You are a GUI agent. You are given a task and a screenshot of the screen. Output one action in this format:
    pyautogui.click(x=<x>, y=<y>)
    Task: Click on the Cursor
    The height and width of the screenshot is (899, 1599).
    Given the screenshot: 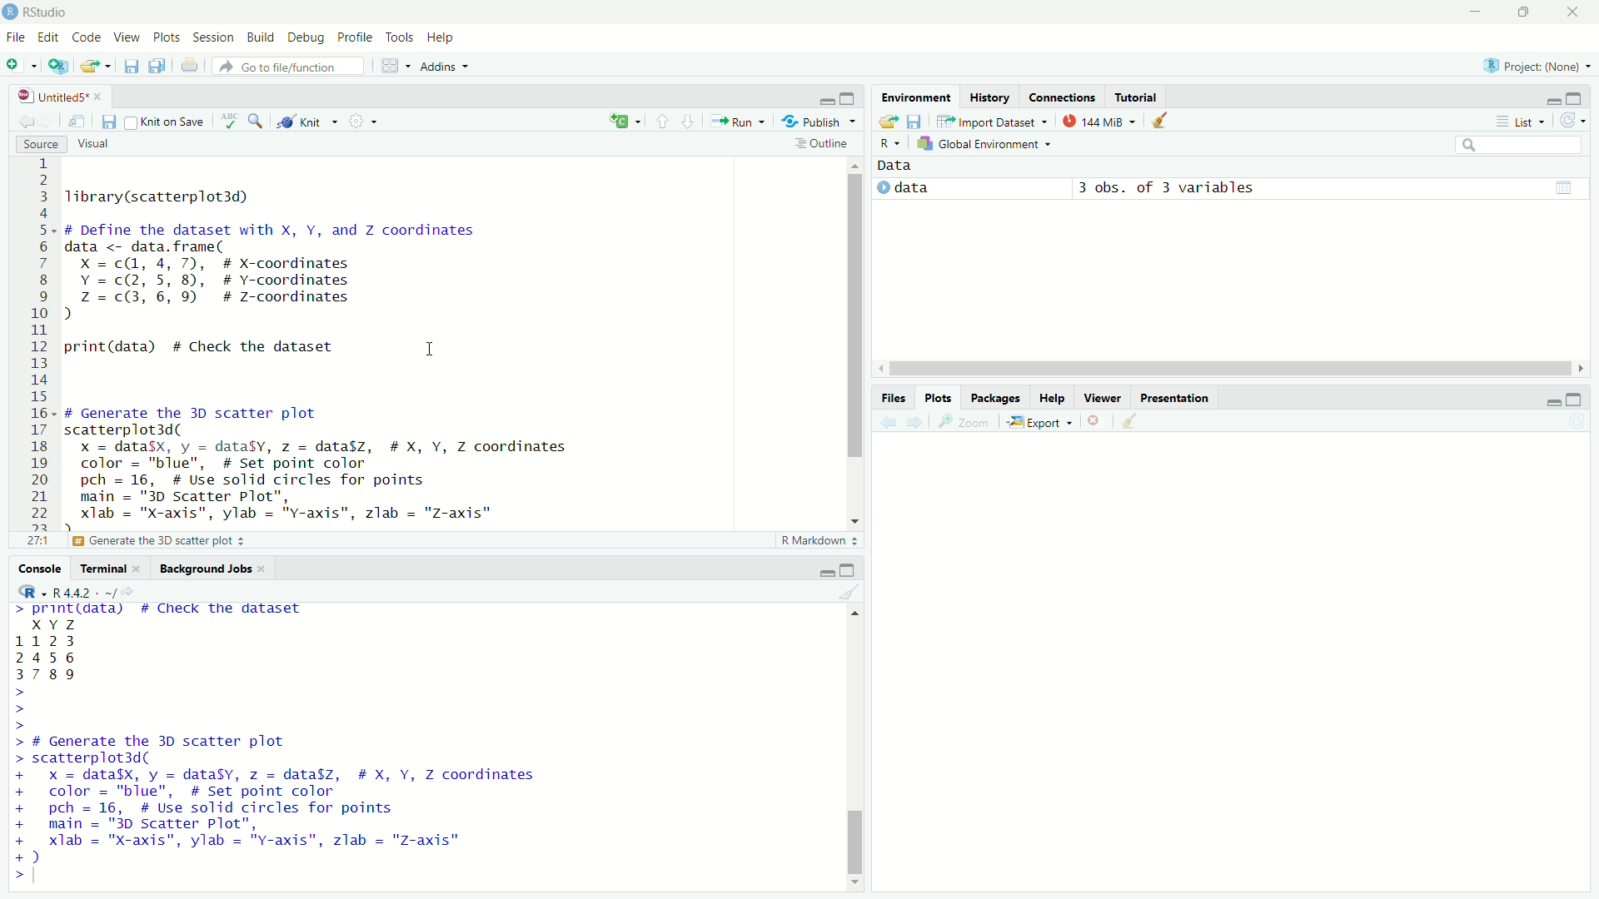 What is the action you would take?
    pyautogui.click(x=431, y=358)
    